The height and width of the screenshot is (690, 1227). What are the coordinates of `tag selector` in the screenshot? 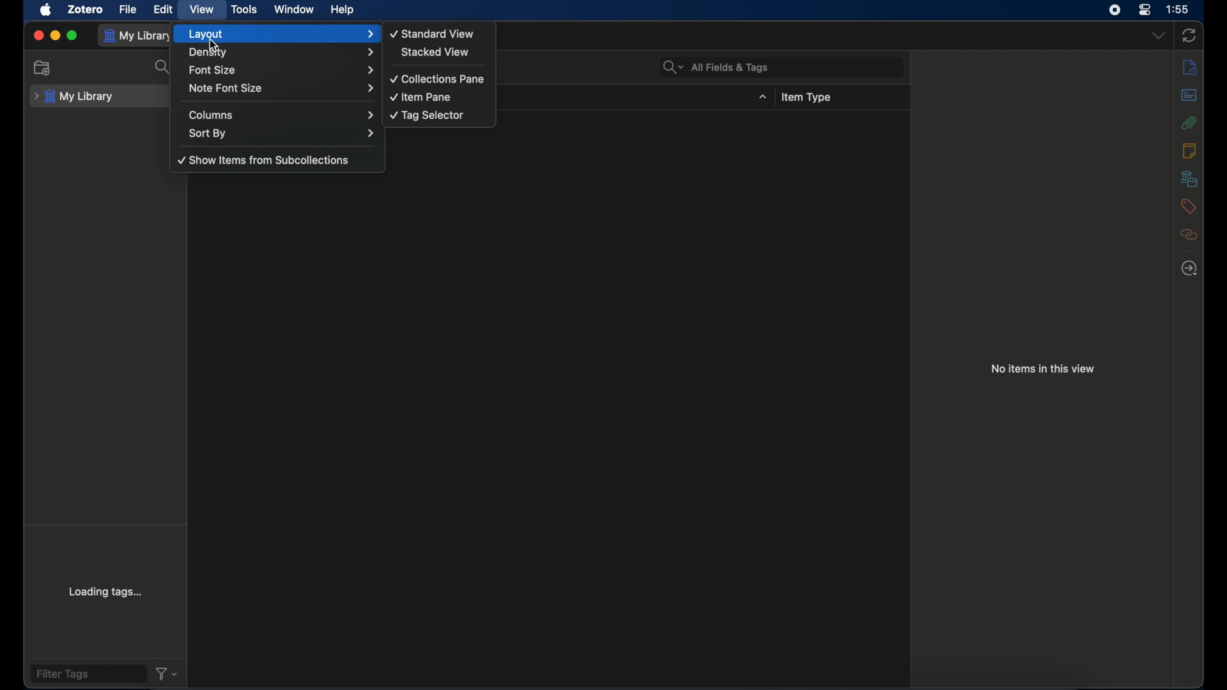 It's located at (426, 116).